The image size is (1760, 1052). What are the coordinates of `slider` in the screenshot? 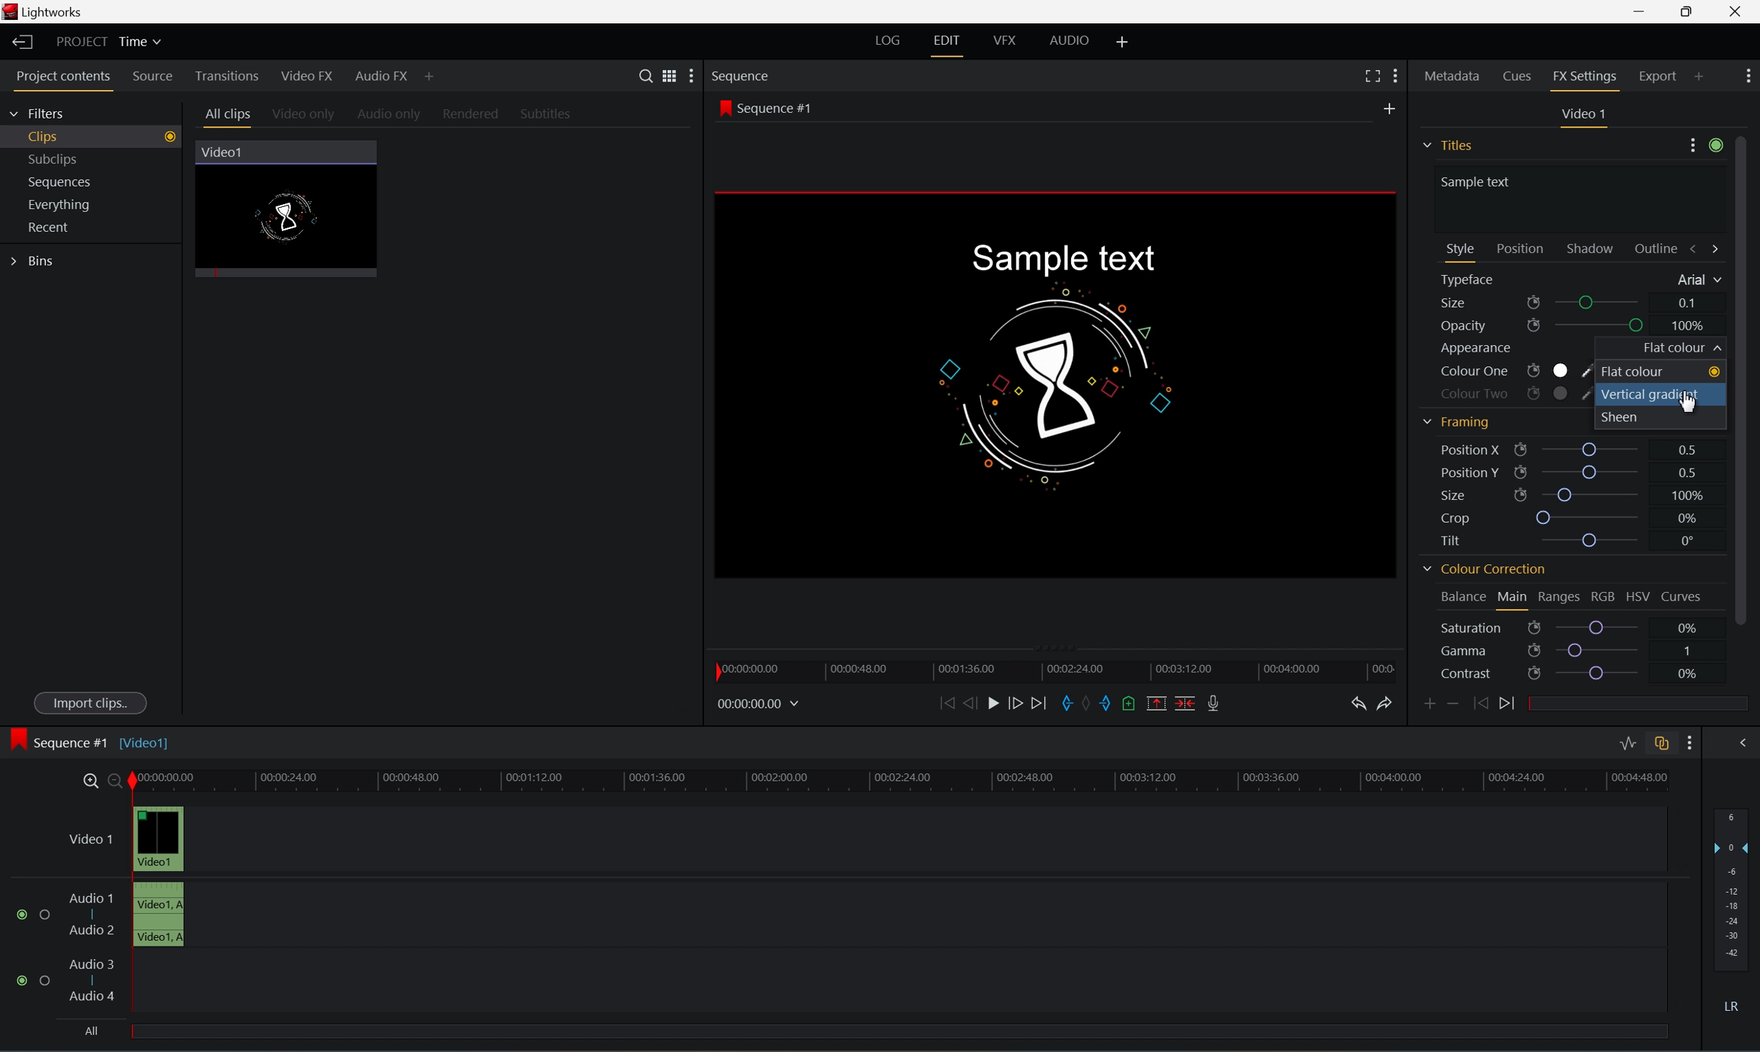 It's located at (1598, 649).